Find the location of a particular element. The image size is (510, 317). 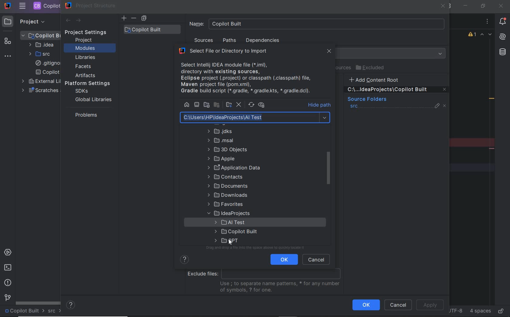

.gitignore is located at coordinates (46, 63).